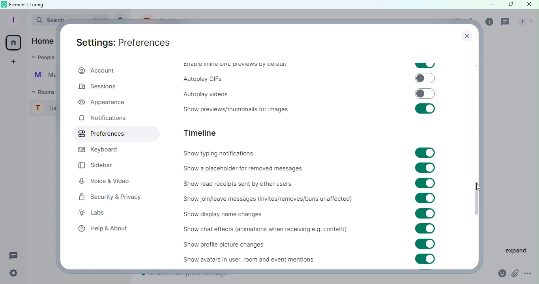 The image size is (539, 284). What do you see at coordinates (103, 102) in the screenshot?
I see `Appearance` at bounding box center [103, 102].